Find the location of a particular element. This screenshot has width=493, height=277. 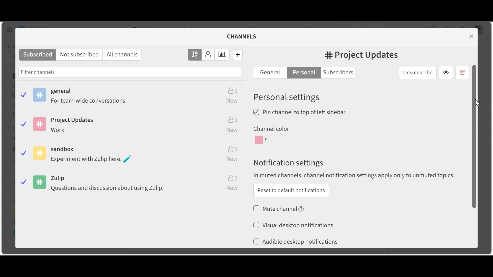

Personal Settings is located at coordinates (287, 97).